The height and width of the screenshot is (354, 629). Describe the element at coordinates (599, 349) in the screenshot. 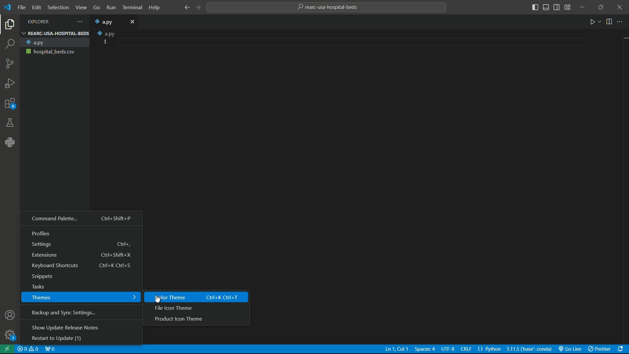

I see `prettier extensions` at that location.